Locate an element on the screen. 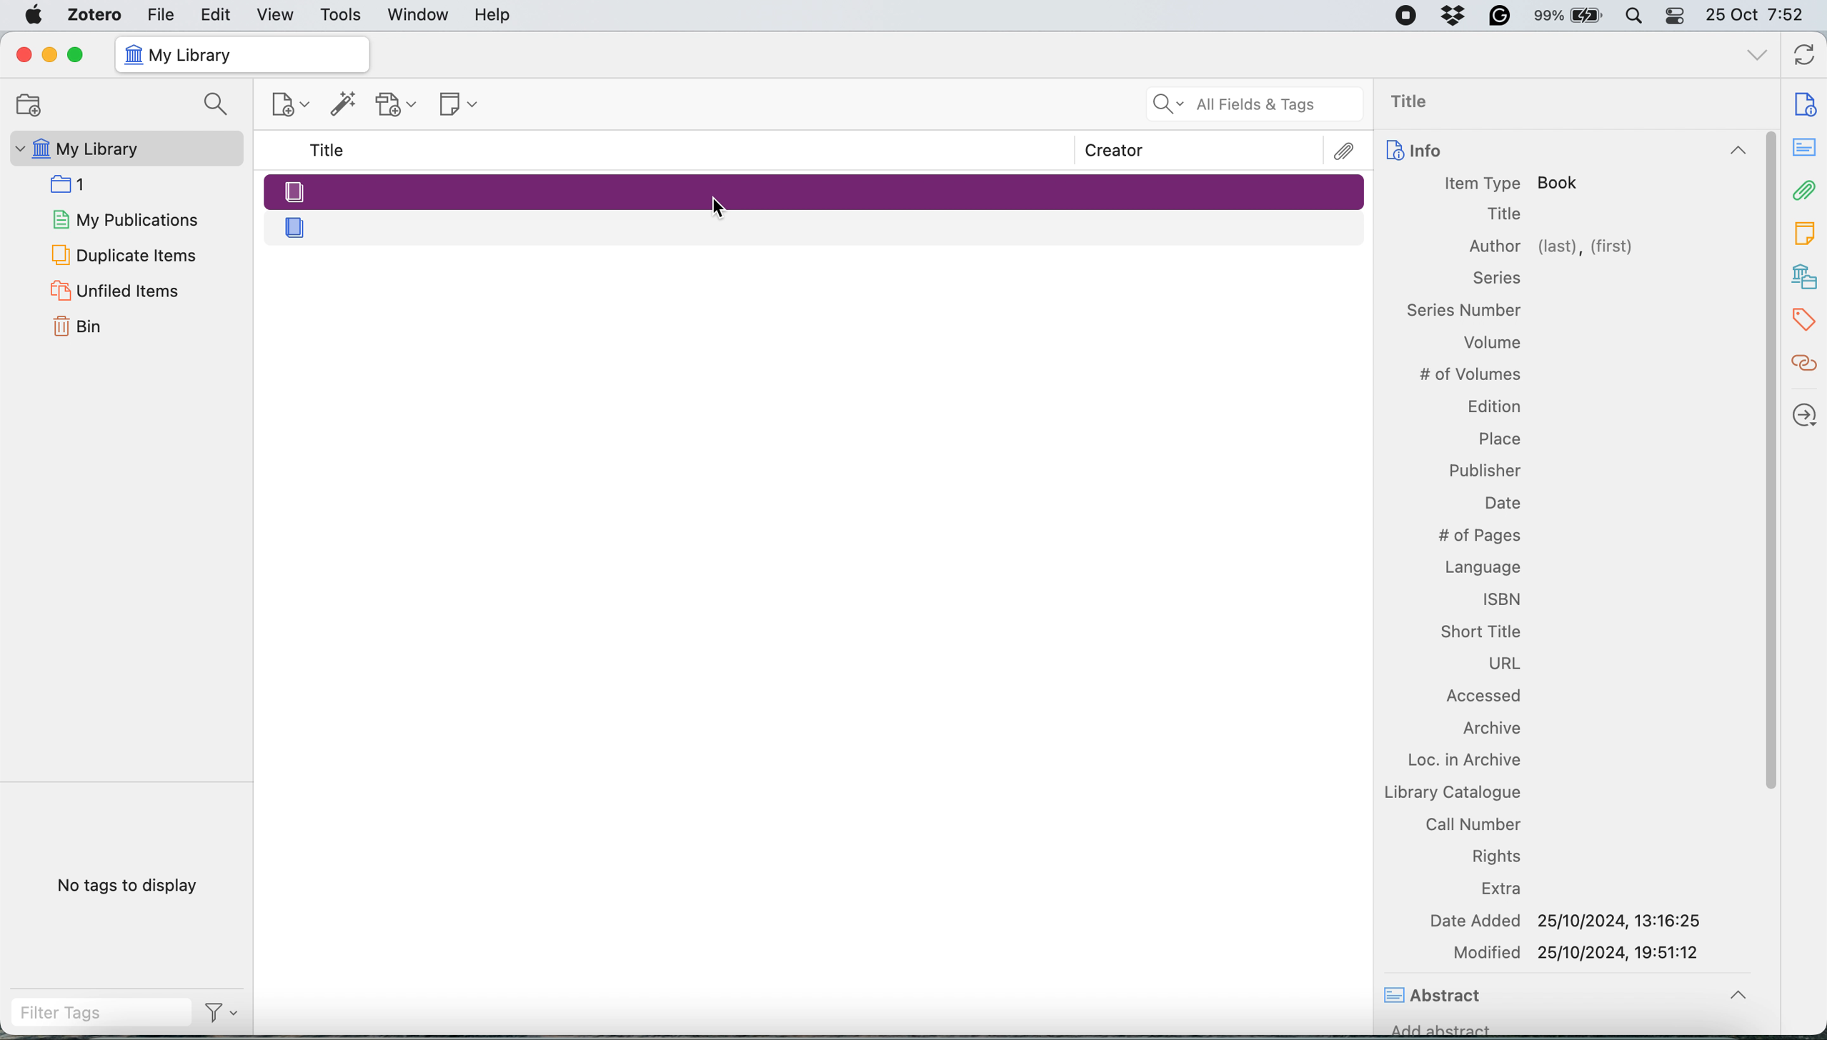  Open Folder is located at coordinates (26, 104).